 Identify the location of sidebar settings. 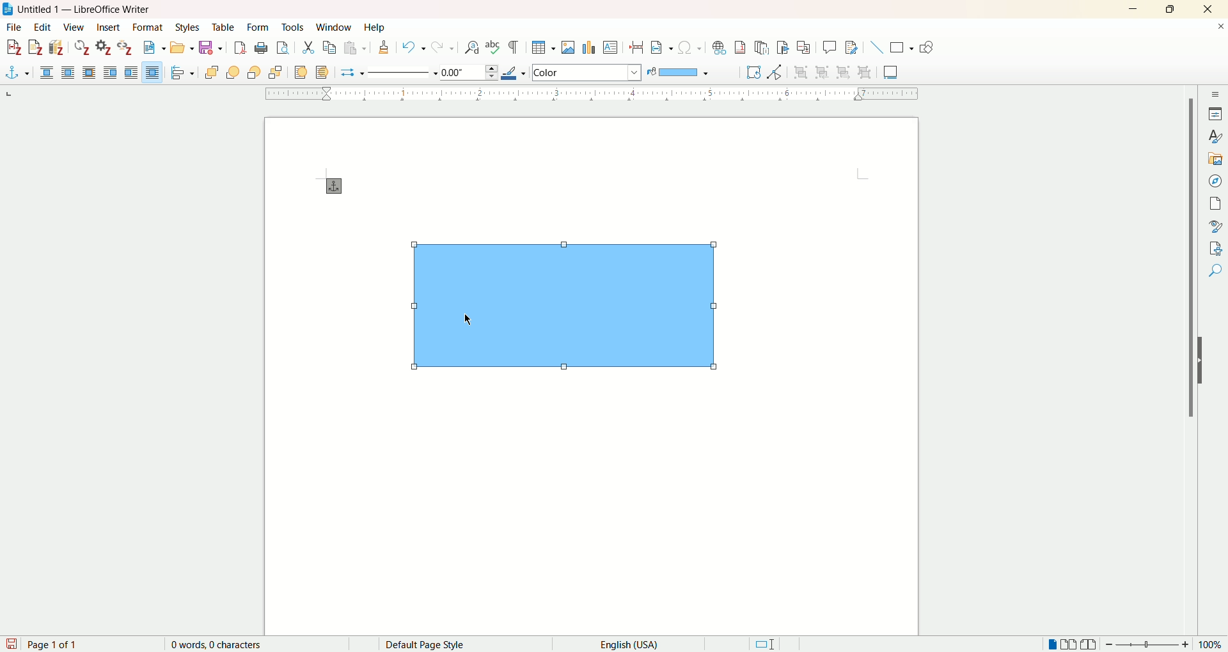
(1213, 95).